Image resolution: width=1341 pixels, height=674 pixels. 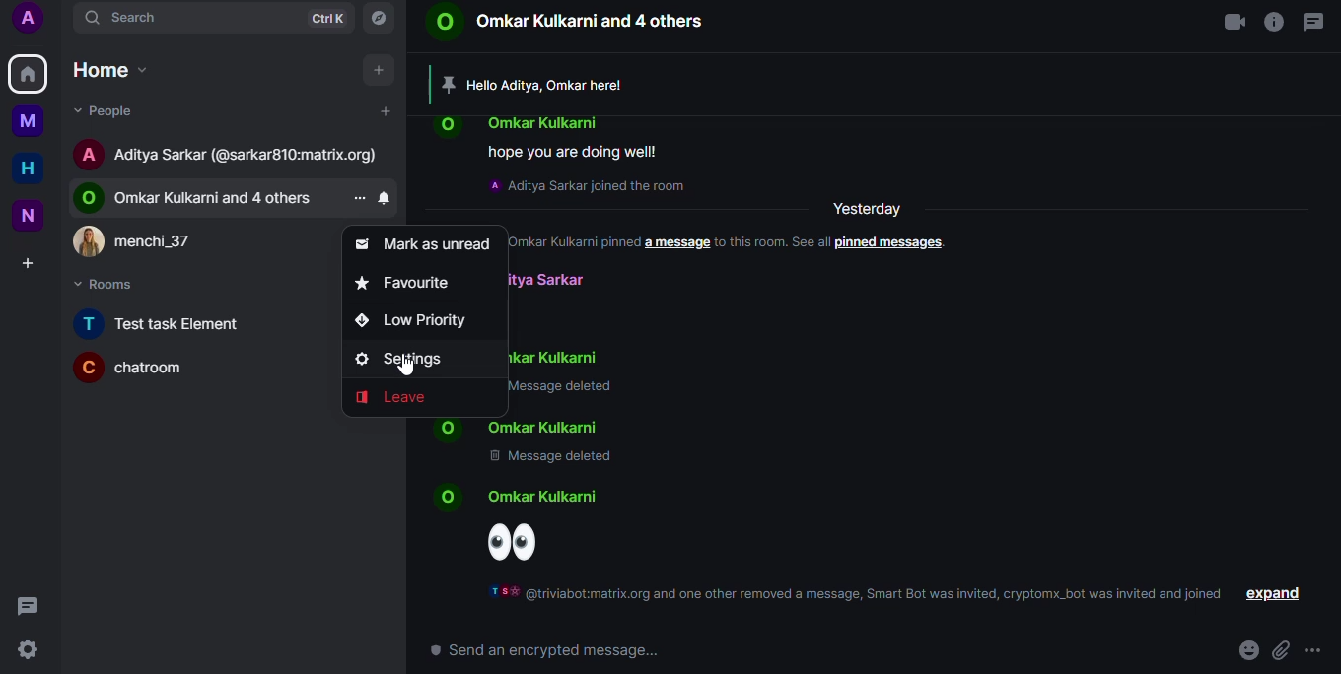 What do you see at coordinates (249, 156) in the screenshot?
I see `A Aditya Sarkar (@sarkar810:matrix.org)` at bounding box center [249, 156].